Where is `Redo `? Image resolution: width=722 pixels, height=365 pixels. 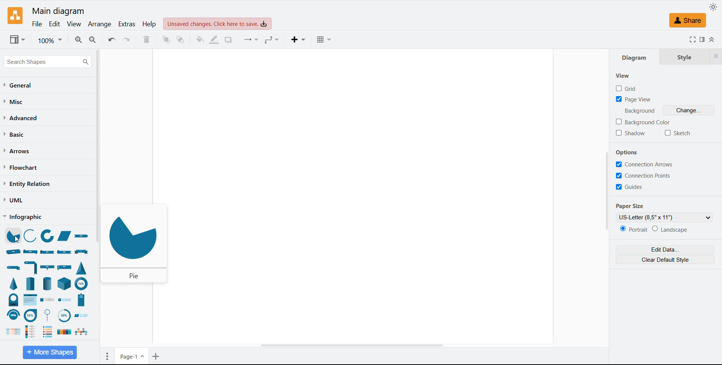
Redo  is located at coordinates (127, 40).